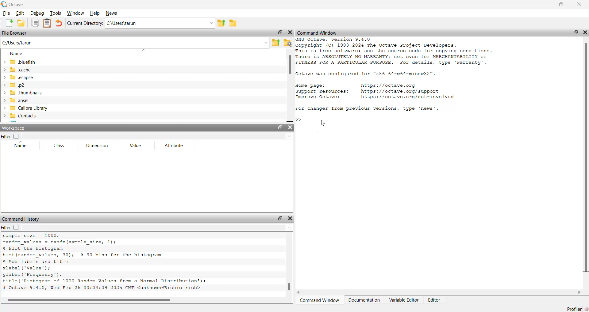 The width and height of the screenshot is (589, 312). What do you see at coordinates (322, 92) in the screenshot?
I see `Support resources:` at bounding box center [322, 92].